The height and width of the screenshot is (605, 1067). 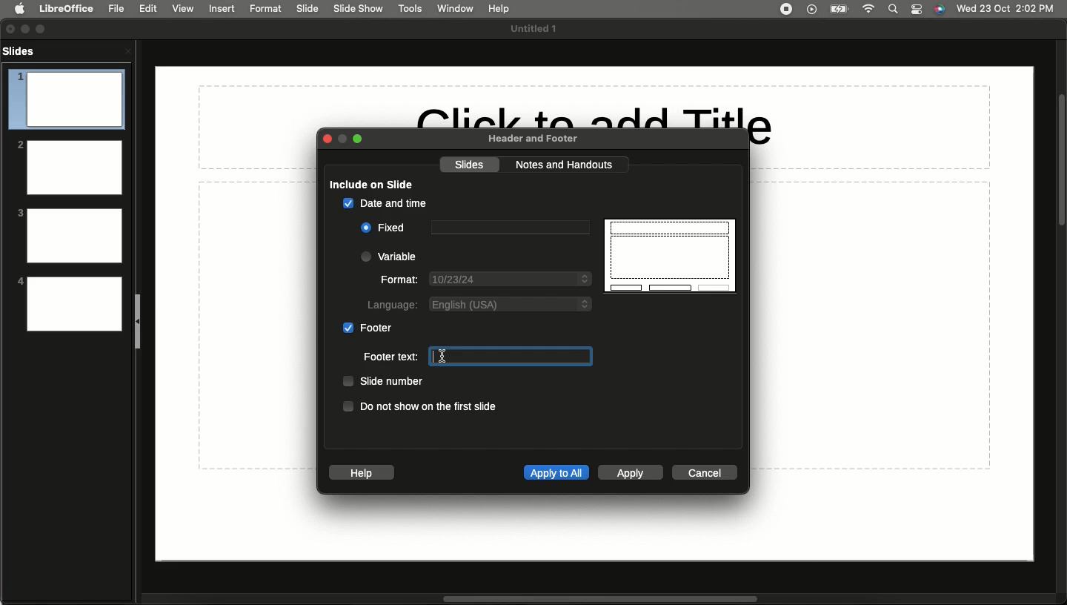 What do you see at coordinates (629, 473) in the screenshot?
I see `Apply` at bounding box center [629, 473].